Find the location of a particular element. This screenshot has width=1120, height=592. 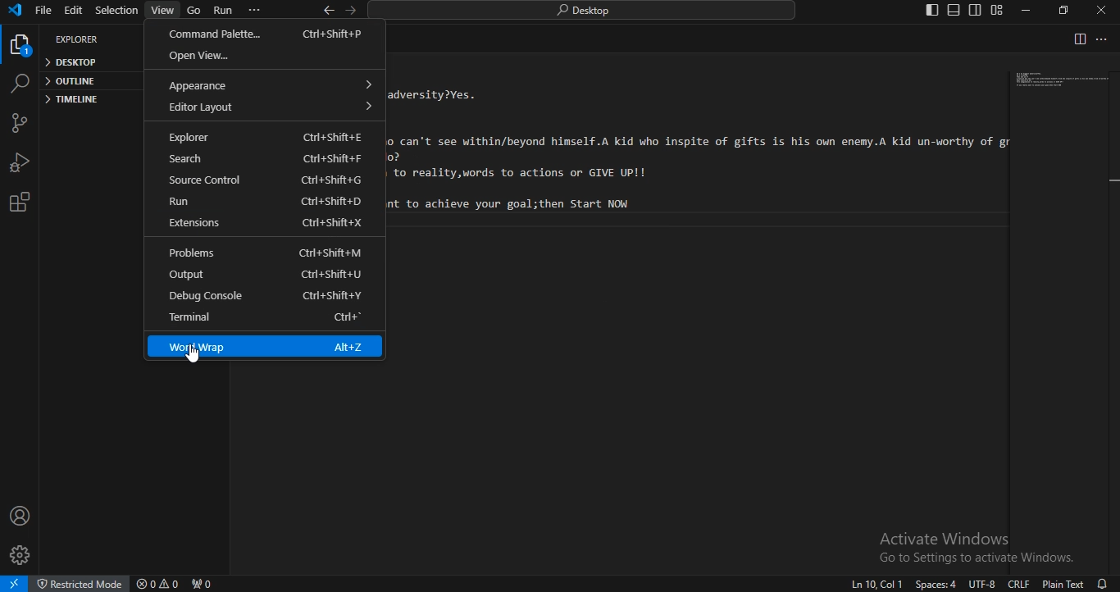

no problems is located at coordinates (157, 584).